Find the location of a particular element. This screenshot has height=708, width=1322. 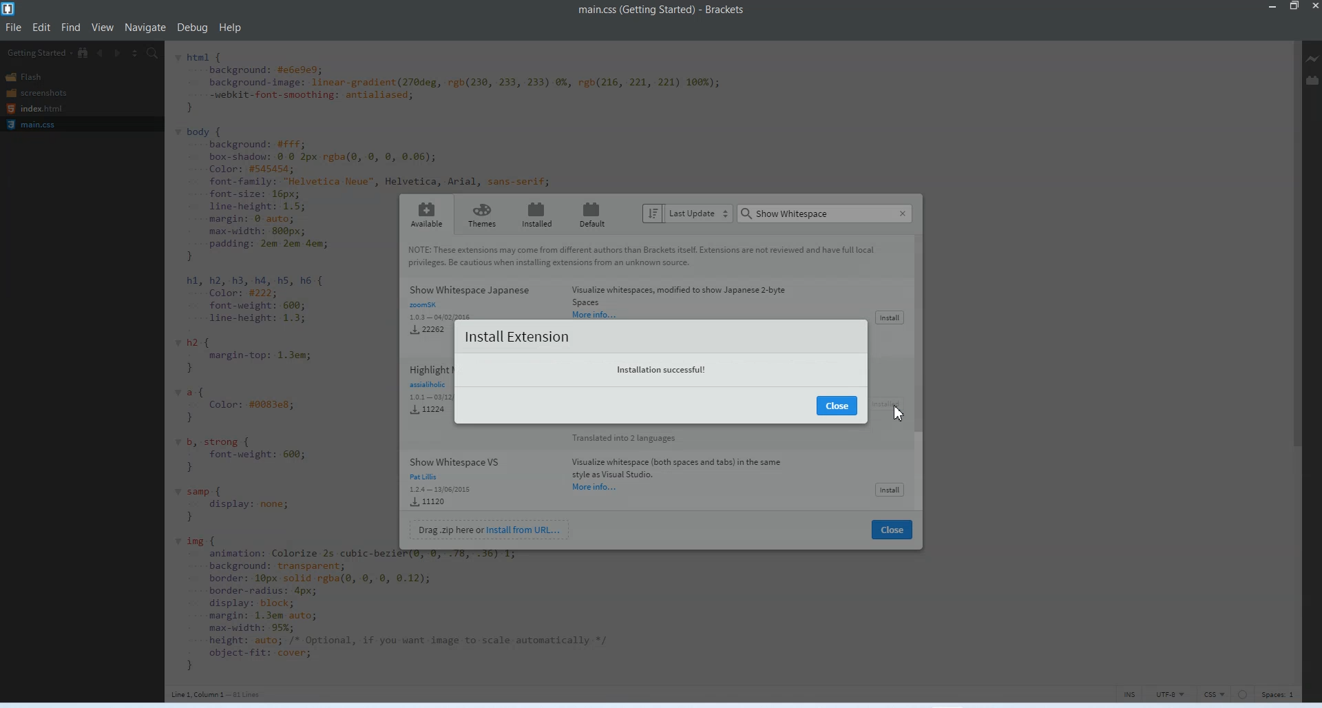

Text is located at coordinates (795, 213).